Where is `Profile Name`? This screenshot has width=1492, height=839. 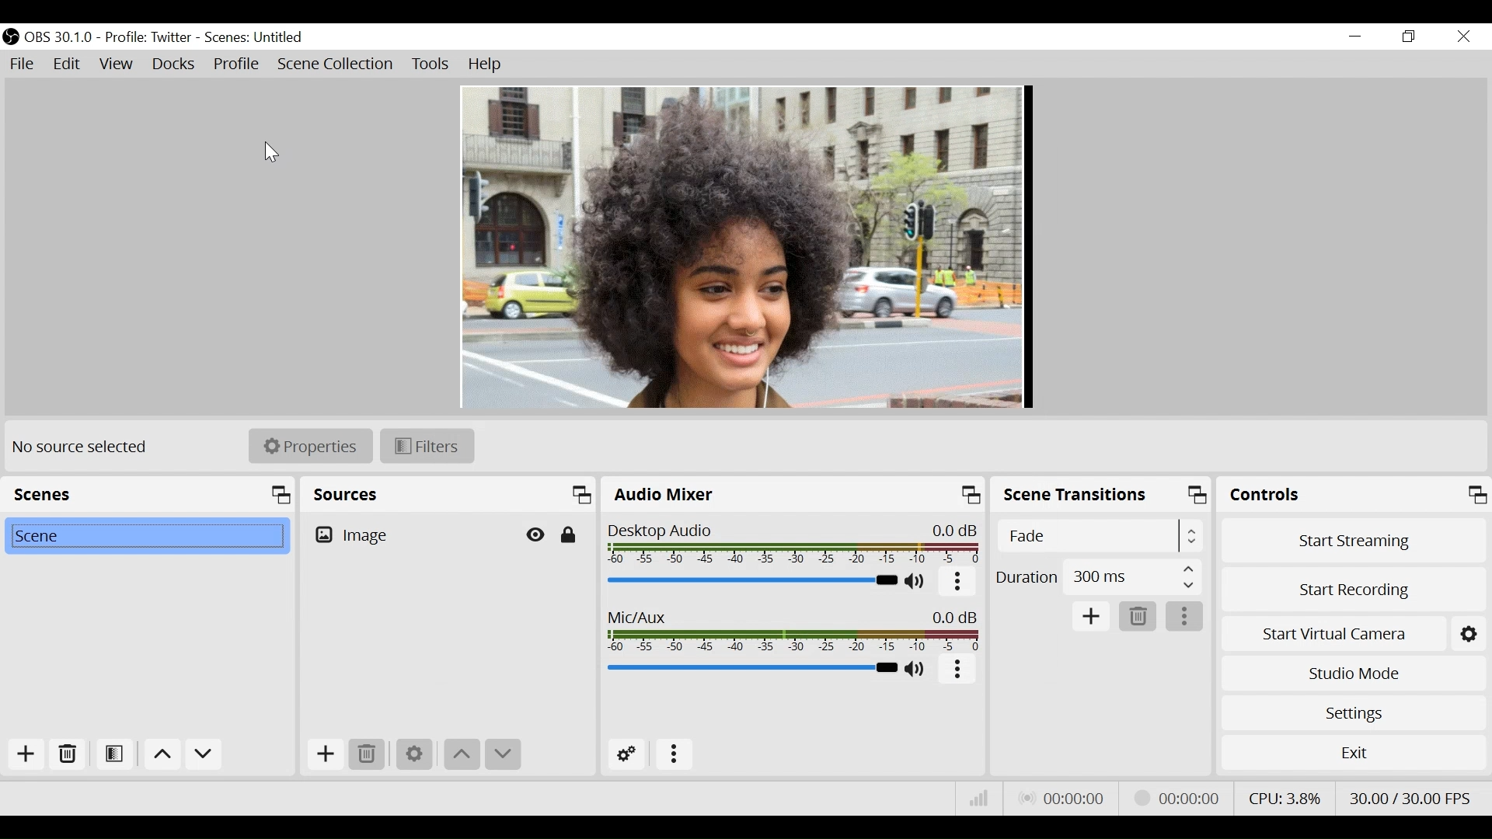 Profile Name is located at coordinates (157, 38).